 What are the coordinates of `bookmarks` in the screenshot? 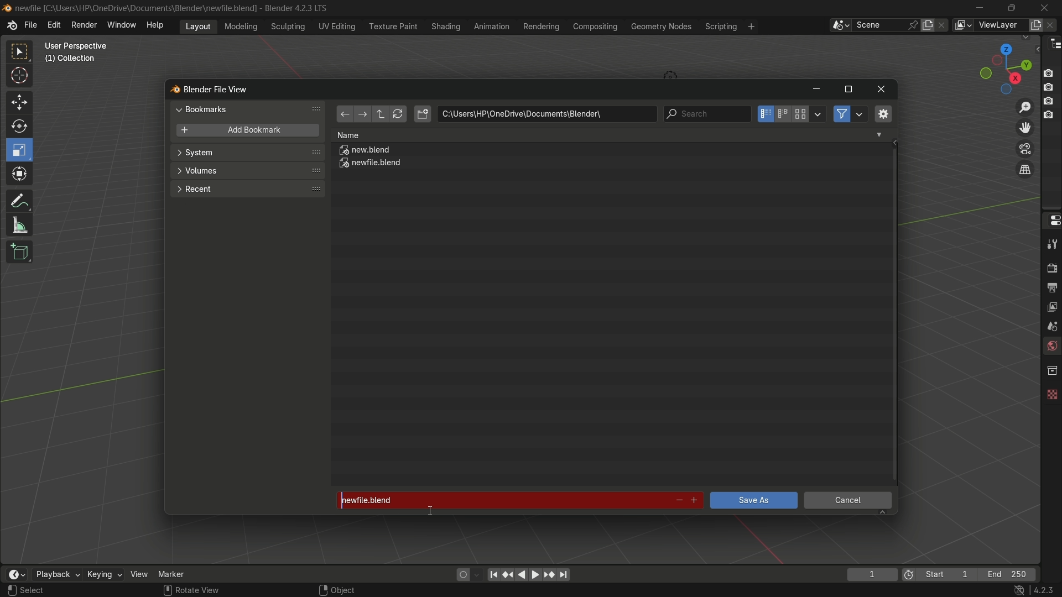 It's located at (250, 109).